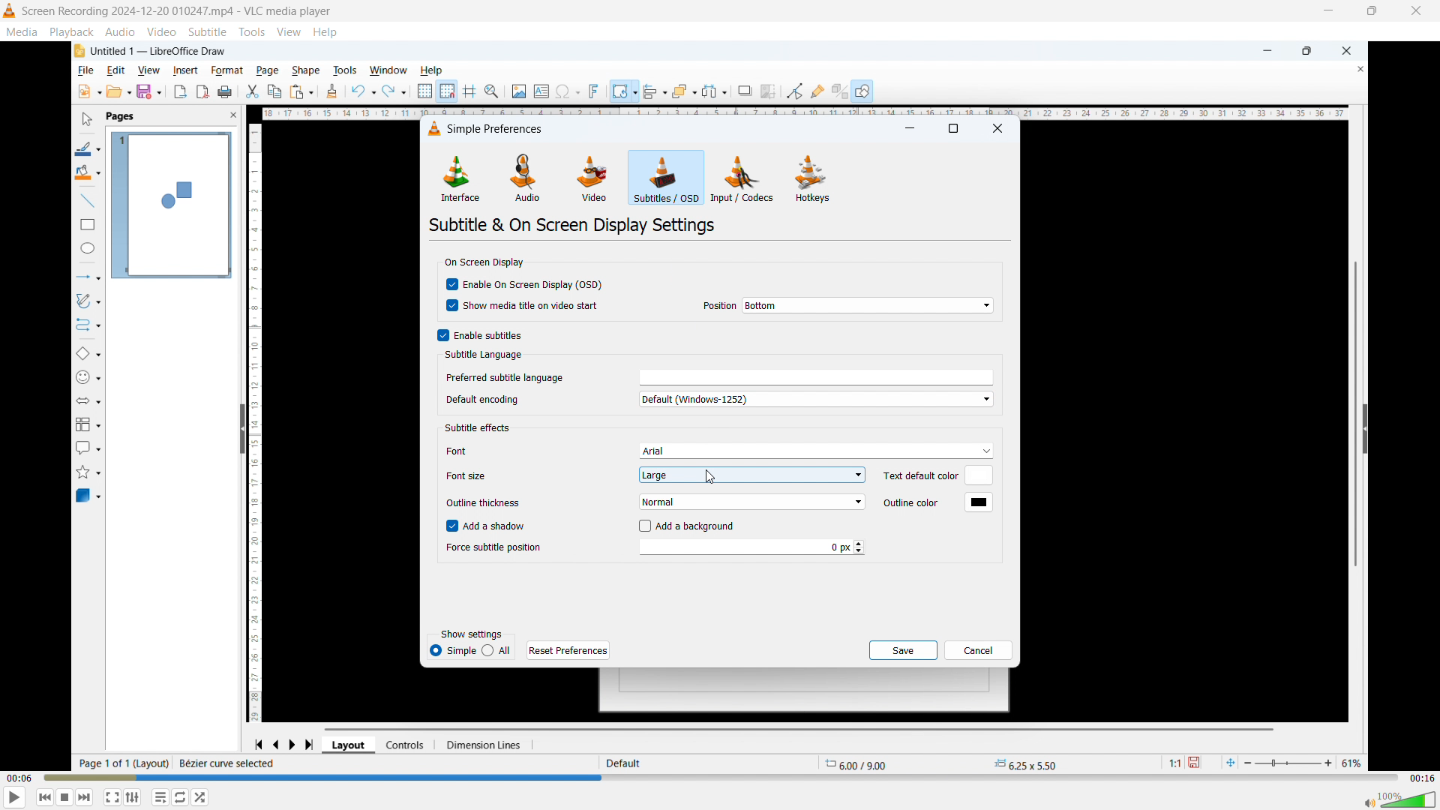  What do you see at coordinates (918, 475) in the screenshot?
I see `Text default color` at bounding box center [918, 475].